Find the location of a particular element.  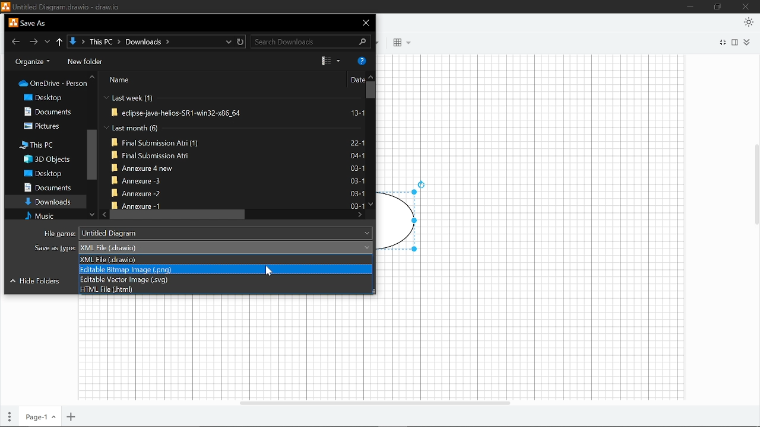

Save as XML file (.drawio) is located at coordinates (227, 259).